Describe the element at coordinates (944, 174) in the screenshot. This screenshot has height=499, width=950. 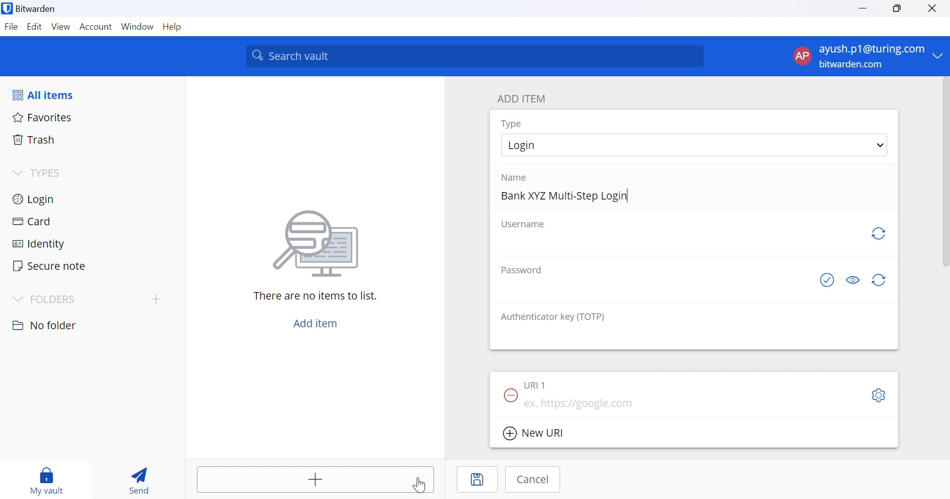
I see `scrollbar` at that location.